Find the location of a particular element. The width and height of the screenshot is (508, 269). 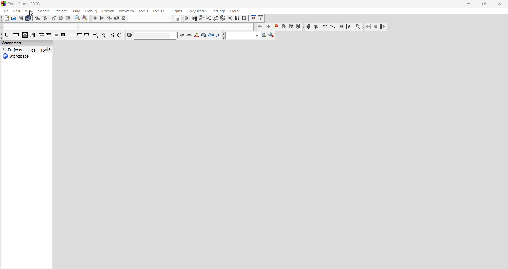

decision is located at coordinates (32, 36).